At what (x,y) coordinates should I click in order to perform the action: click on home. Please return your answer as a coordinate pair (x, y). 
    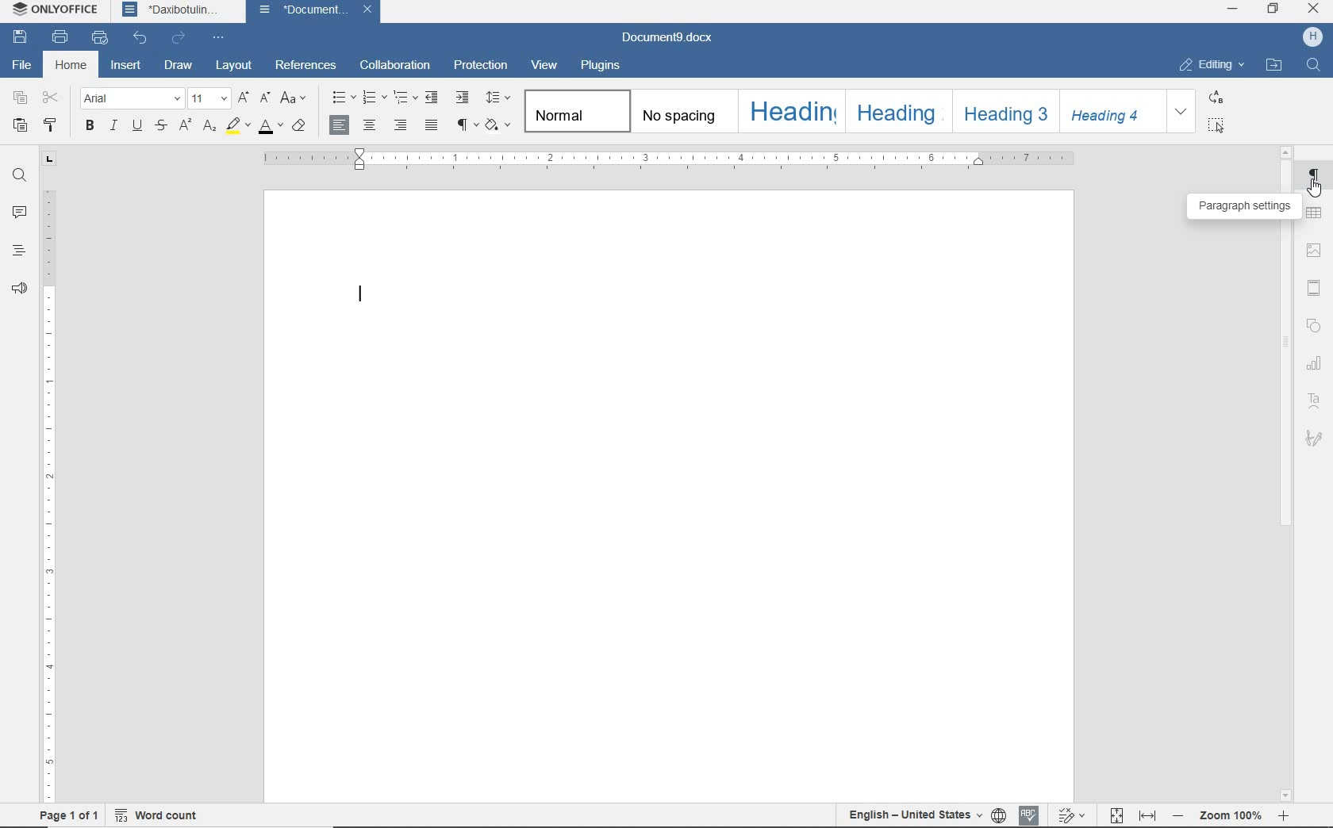
    Looking at the image, I should click on (70, 64).